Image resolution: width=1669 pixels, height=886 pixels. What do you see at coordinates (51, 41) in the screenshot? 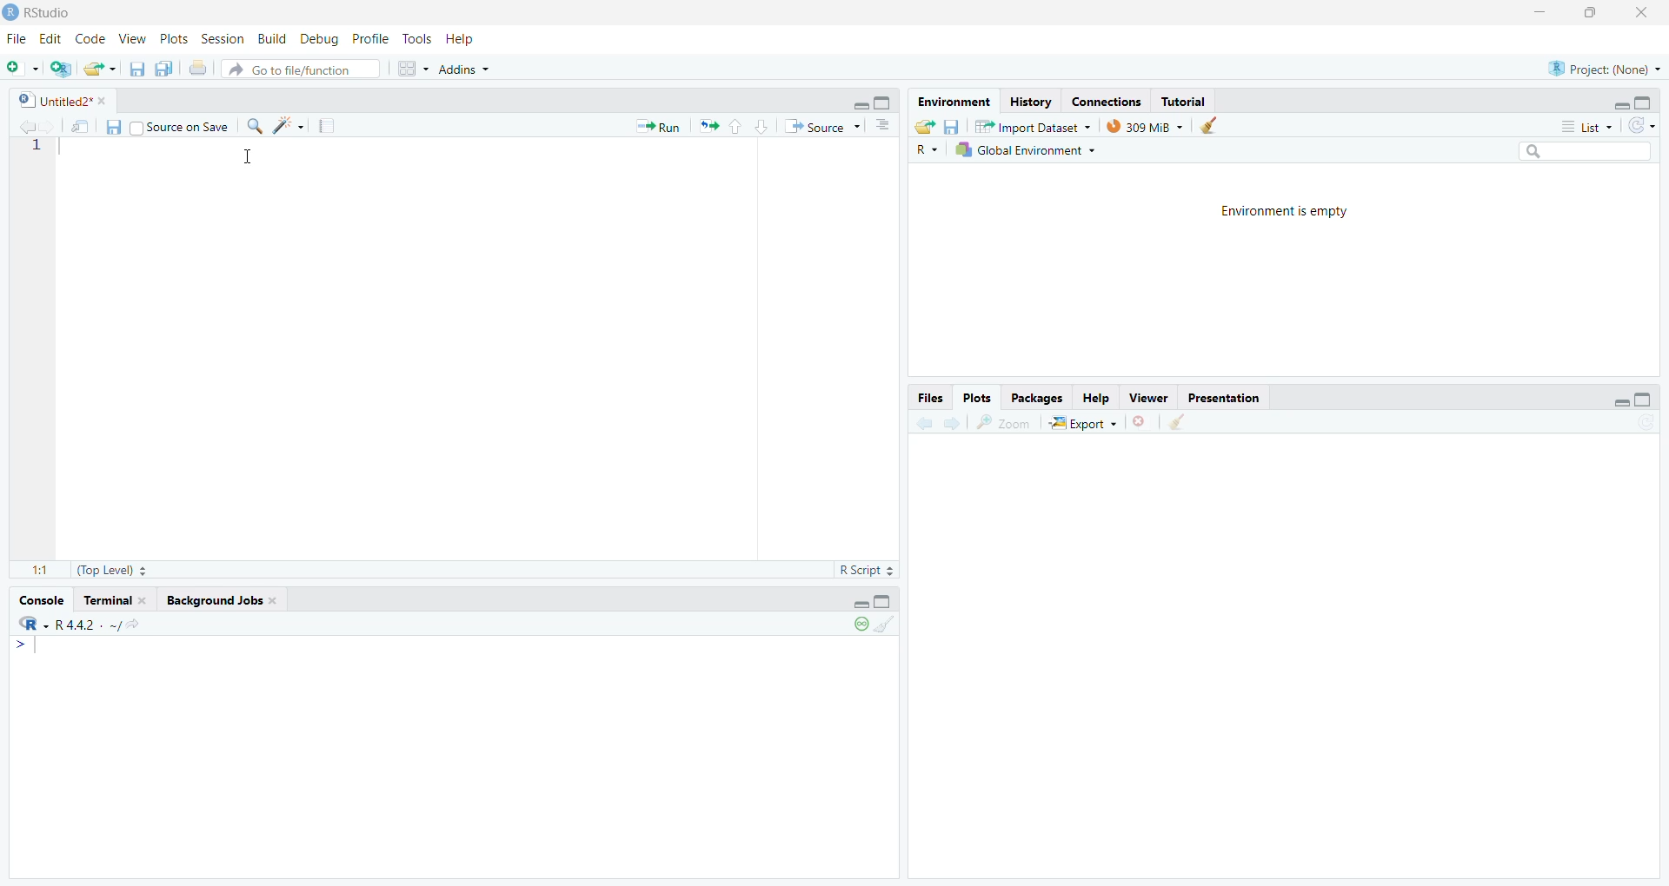
I see `Edit` at bounding box center [51, 41].